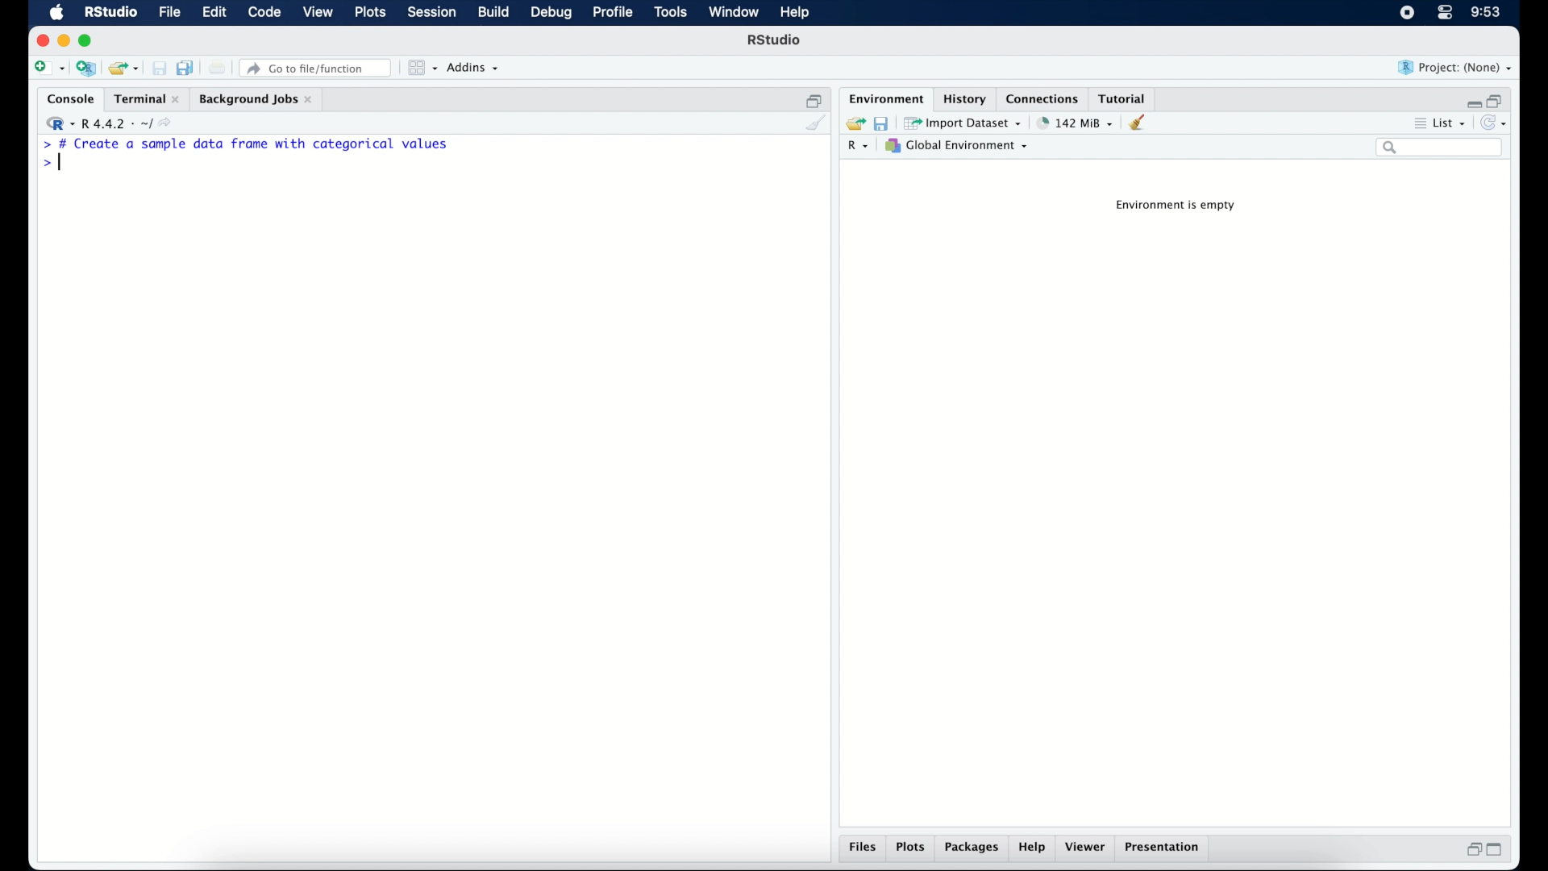 This screenshot has width=1548, height=871. Describe the element at coordinates (550, 14) in the screenshot. I see `debug` at that location.